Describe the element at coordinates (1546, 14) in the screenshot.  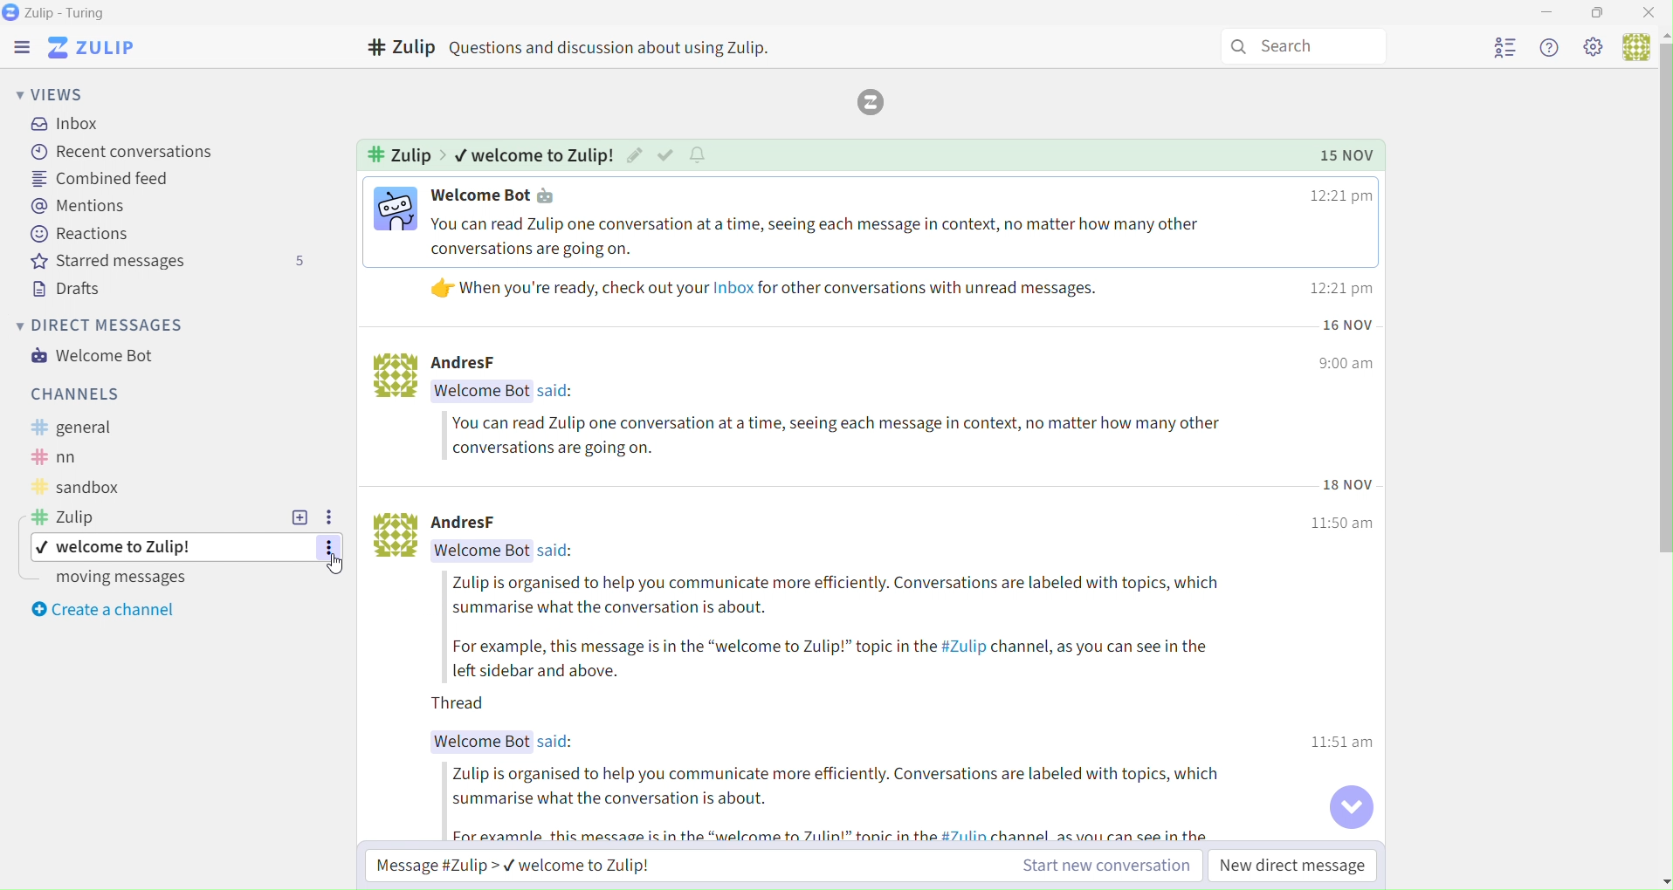
I see `Minimize` at that location.